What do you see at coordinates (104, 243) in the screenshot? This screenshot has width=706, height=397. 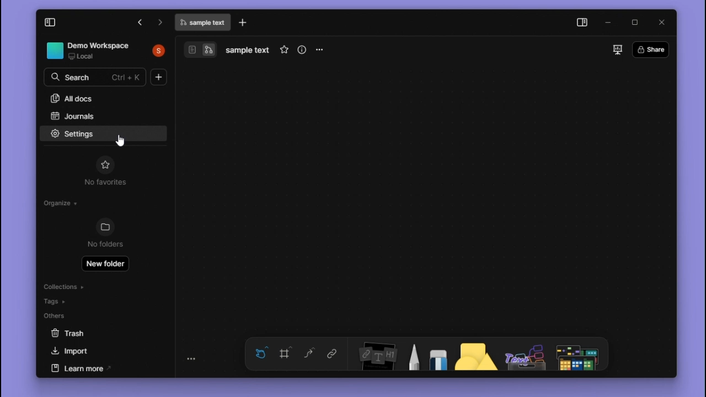 I see `no folders` at bounding box center [104, 243].